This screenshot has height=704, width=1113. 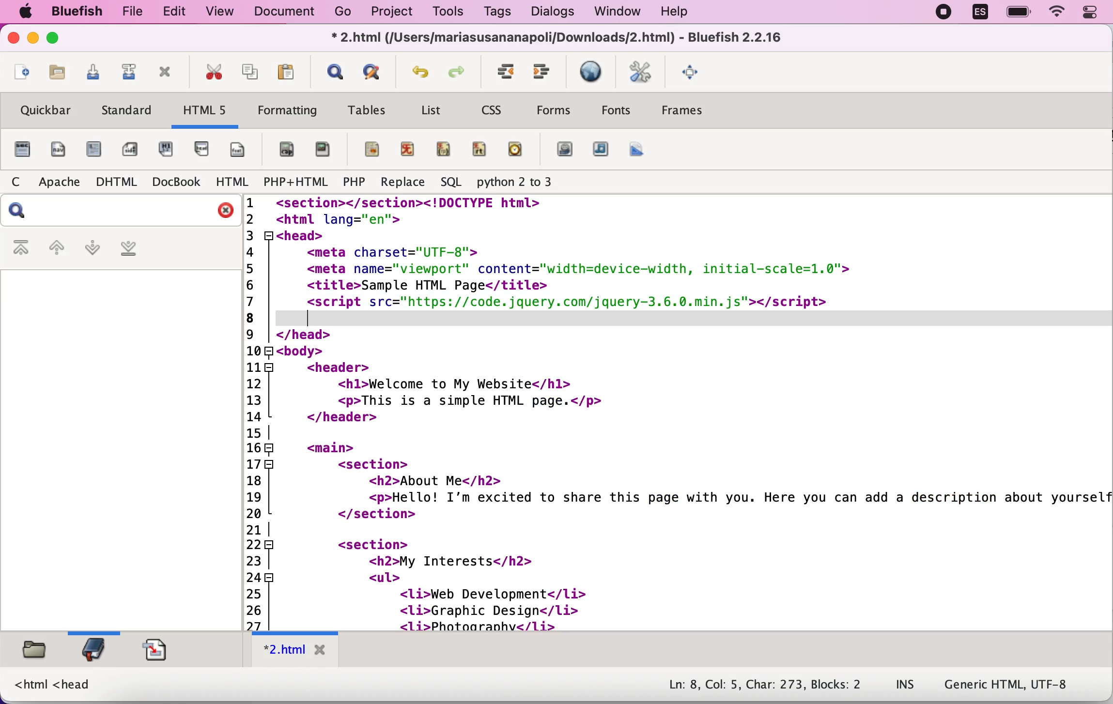 I want to click on first bookmark, so click(x=22, y=248).